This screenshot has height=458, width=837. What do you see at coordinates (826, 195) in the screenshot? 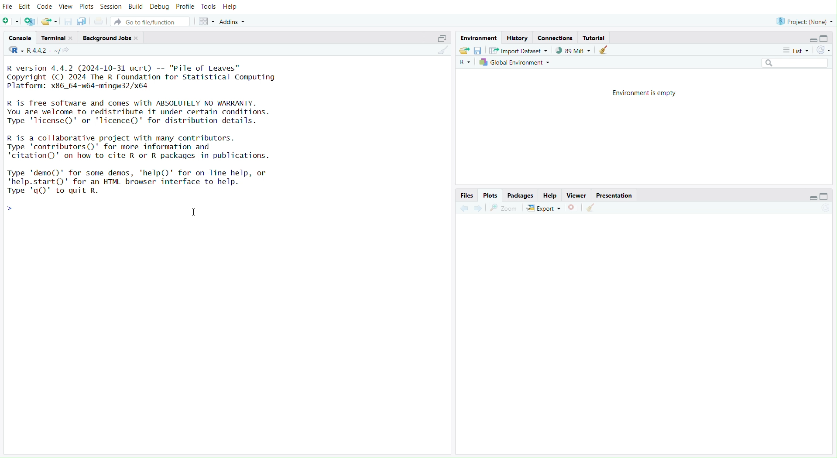
I see `Maximize` at bounding box center [826, 195].